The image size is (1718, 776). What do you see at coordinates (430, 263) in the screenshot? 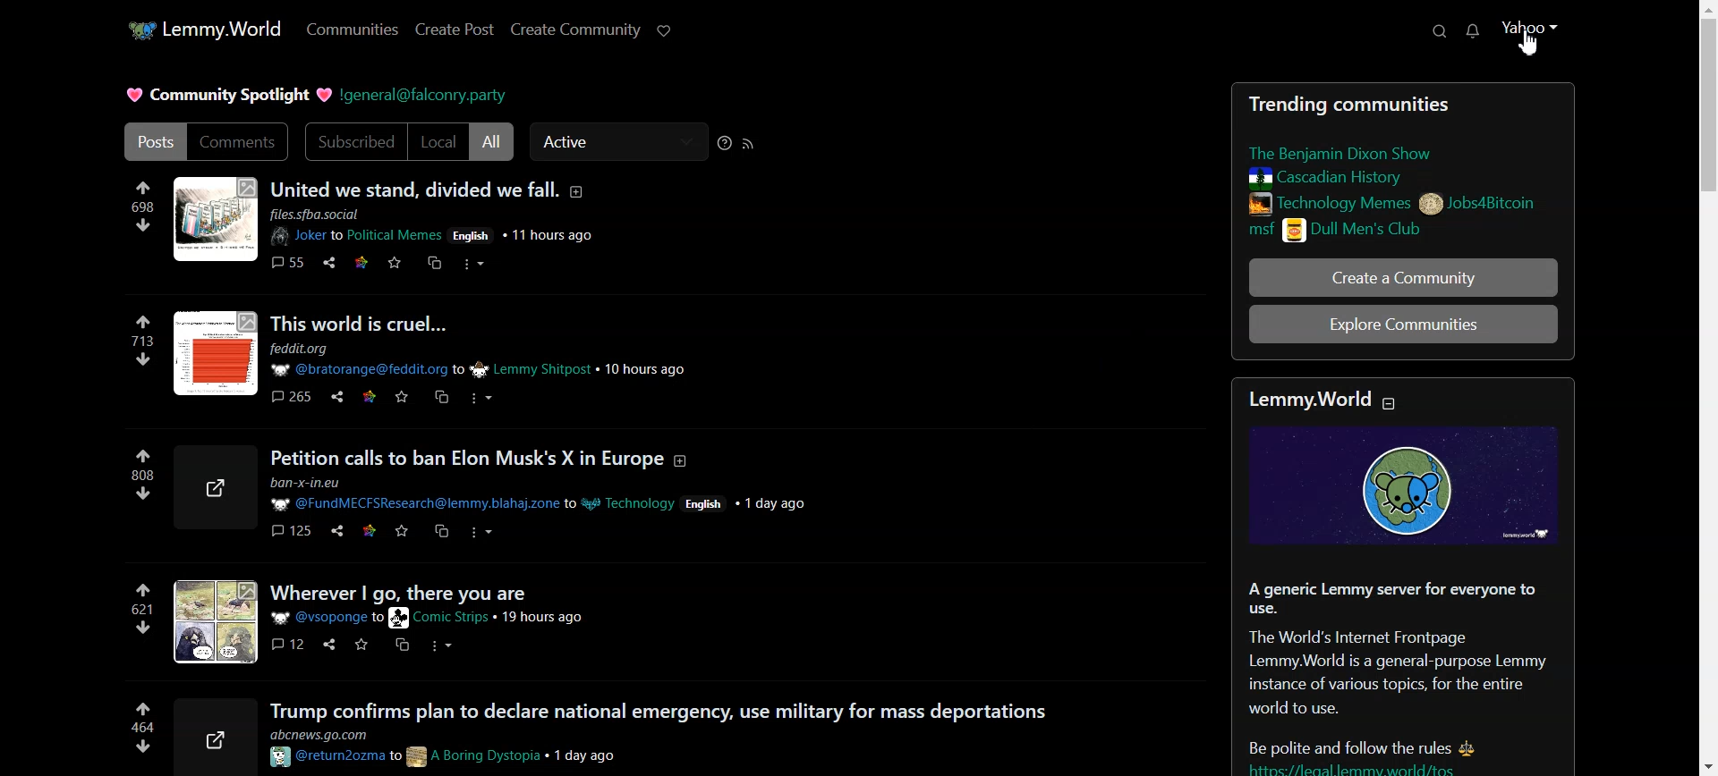
I see `link` at bounding box center [430, 263].